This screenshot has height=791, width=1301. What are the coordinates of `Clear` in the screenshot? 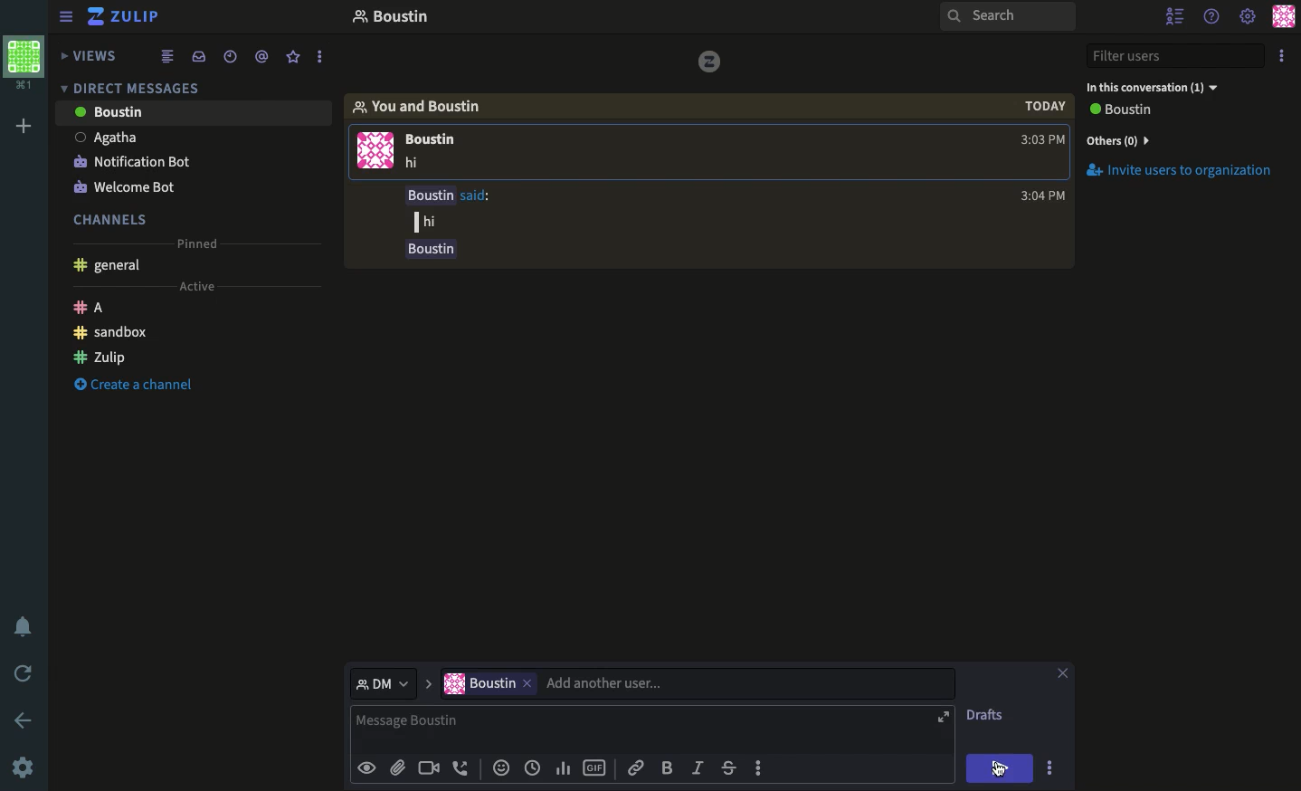 It's located at (1064, 675).